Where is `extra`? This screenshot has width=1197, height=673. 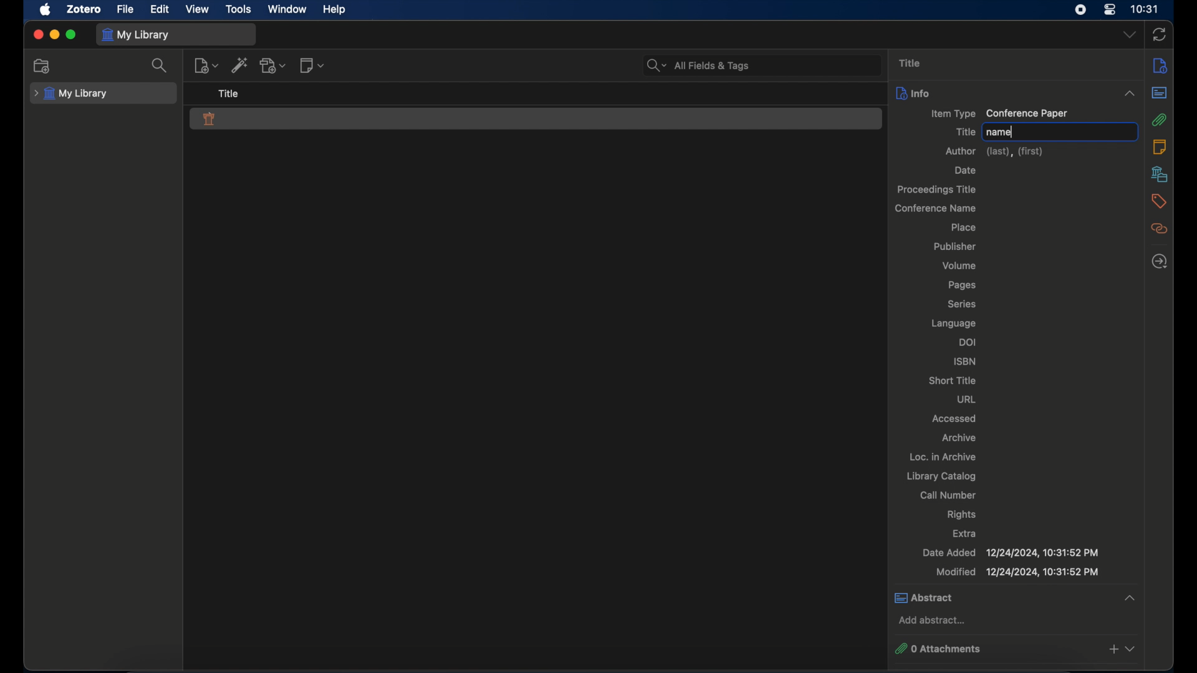
extra is located at coordinates (964, 533).